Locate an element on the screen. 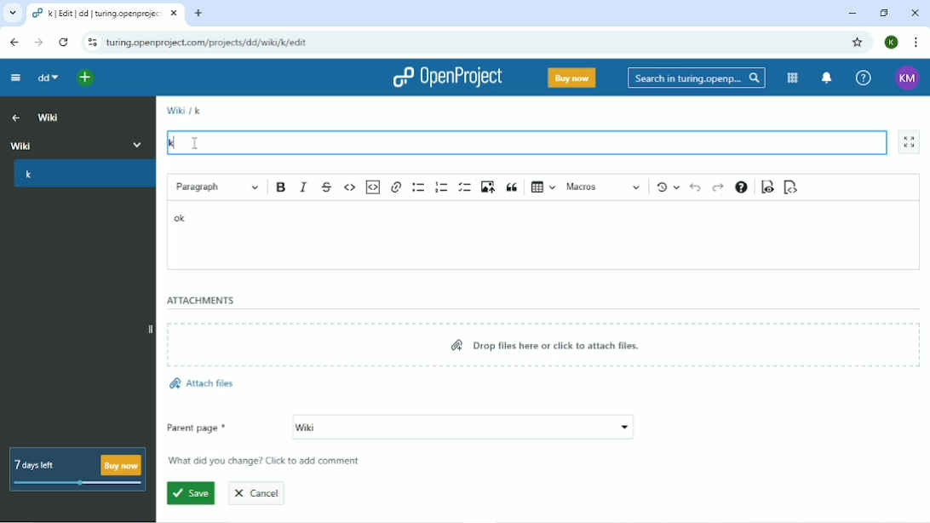  ok is located at coordinates (181, 218).